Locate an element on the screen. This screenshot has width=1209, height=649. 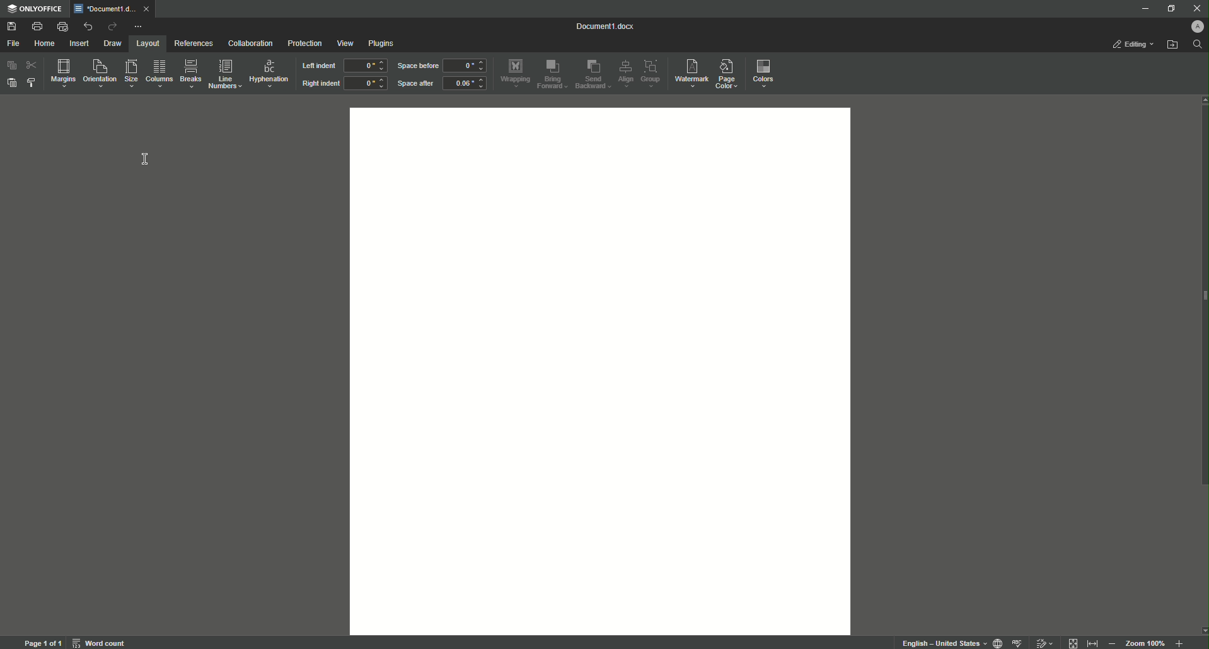
Line Numbers is located at coordinates (225, 75).